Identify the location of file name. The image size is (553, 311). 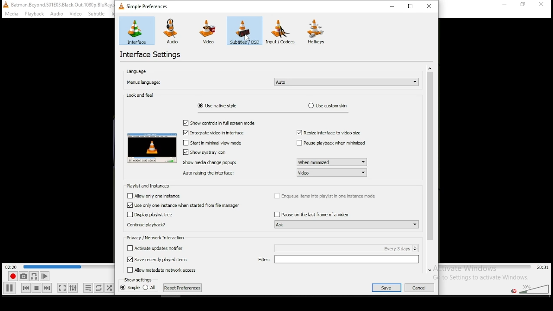
(63, 4).